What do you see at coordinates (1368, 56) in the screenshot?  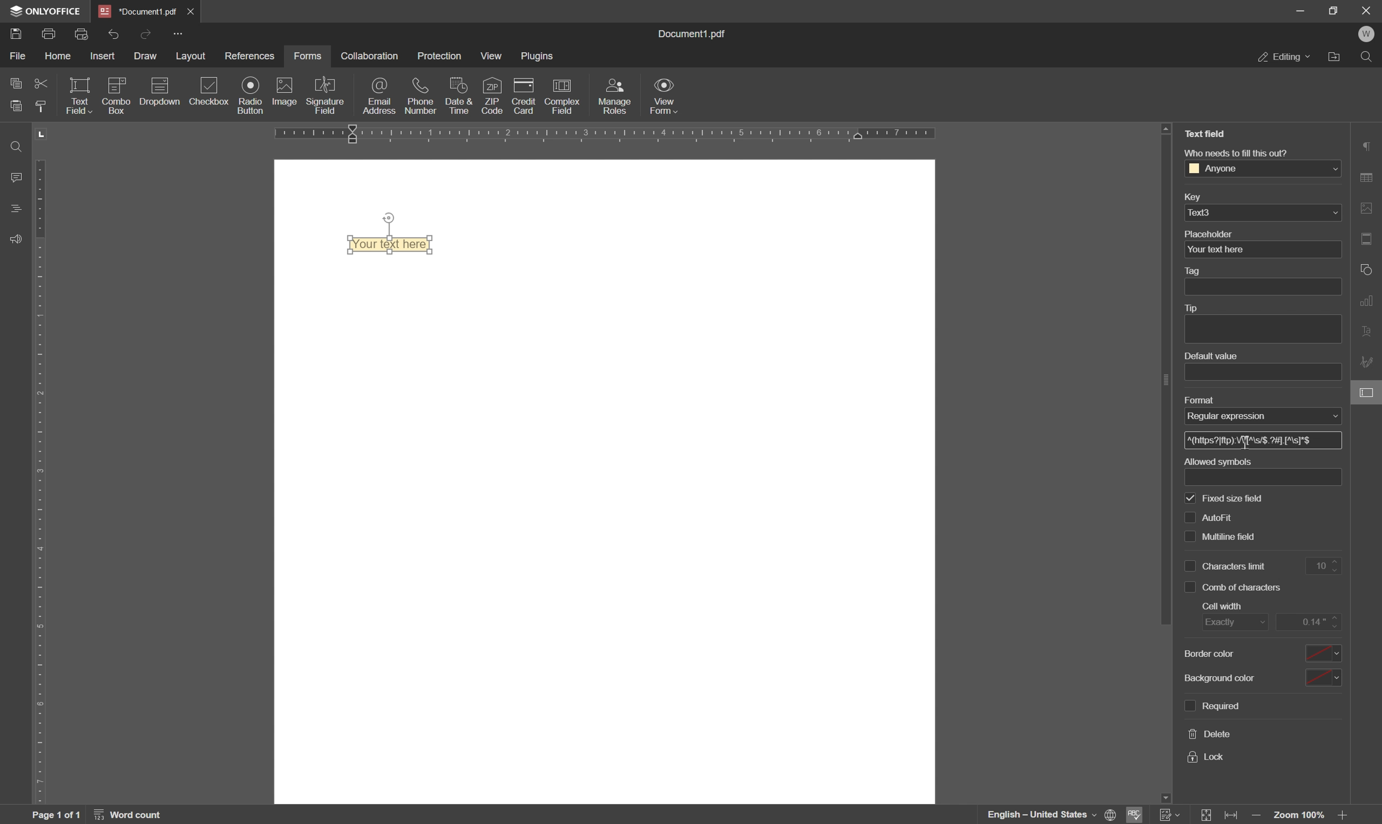 I see `find` at bounding box center [1368, 56].